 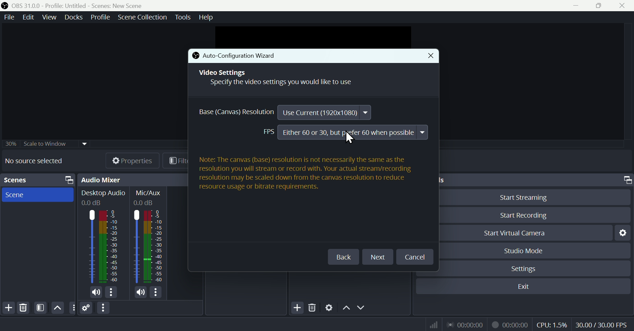 What do you see at coordinates (233, 112) in the screenshot?
I see `Base Resolution` at bounding box center [233, 112].